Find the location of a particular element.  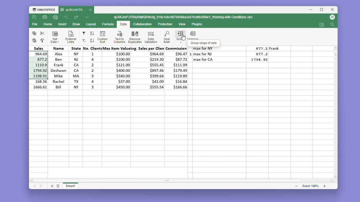

custom sort is located at coordinates (102, 37).